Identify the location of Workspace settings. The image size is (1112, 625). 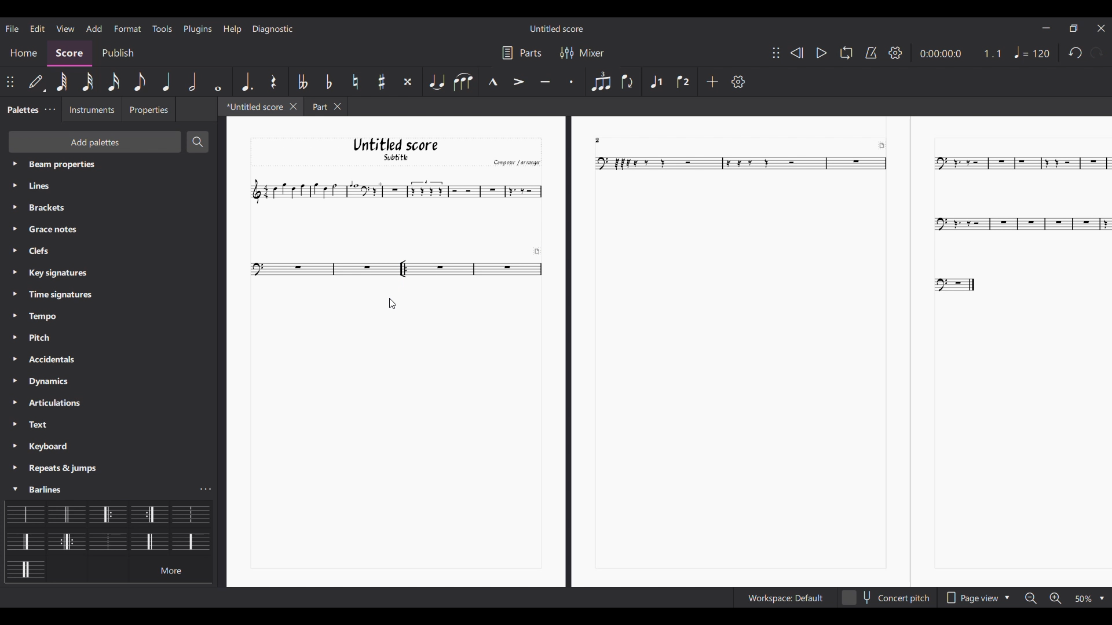
(784, 598).